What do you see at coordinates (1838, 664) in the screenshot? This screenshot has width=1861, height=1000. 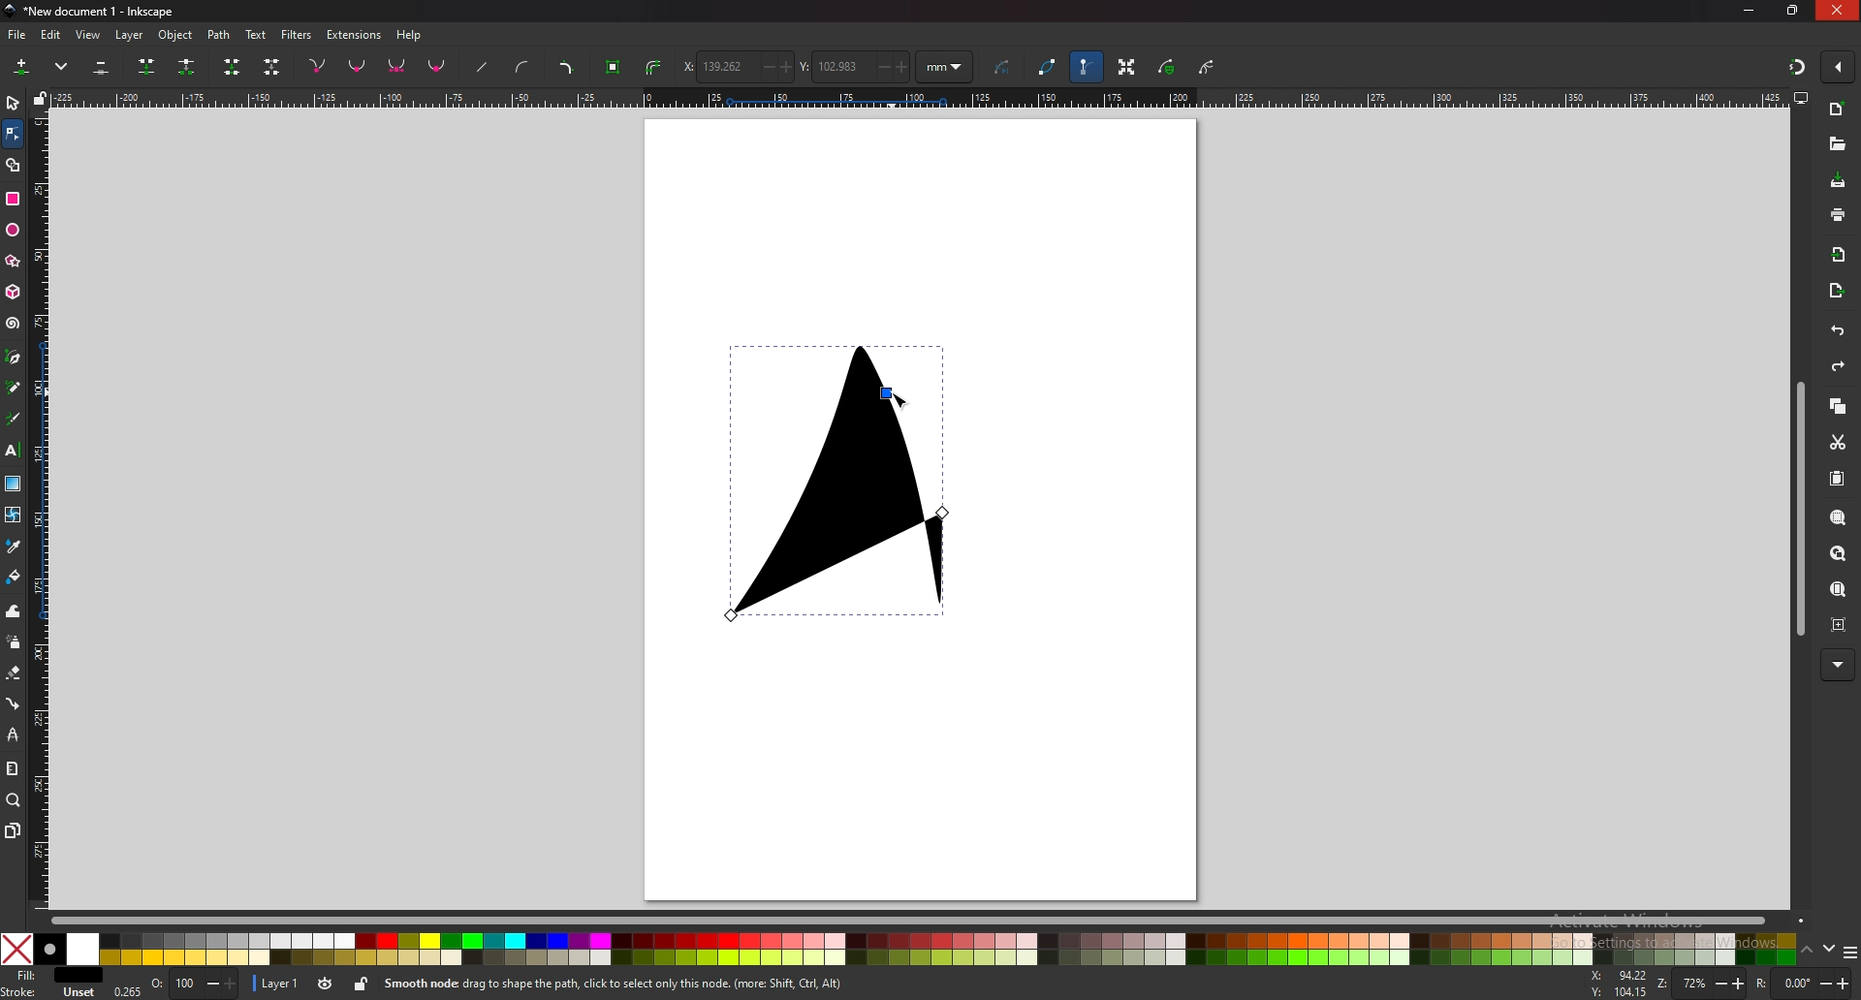 I see `more` at bounding box center [1838, 664].